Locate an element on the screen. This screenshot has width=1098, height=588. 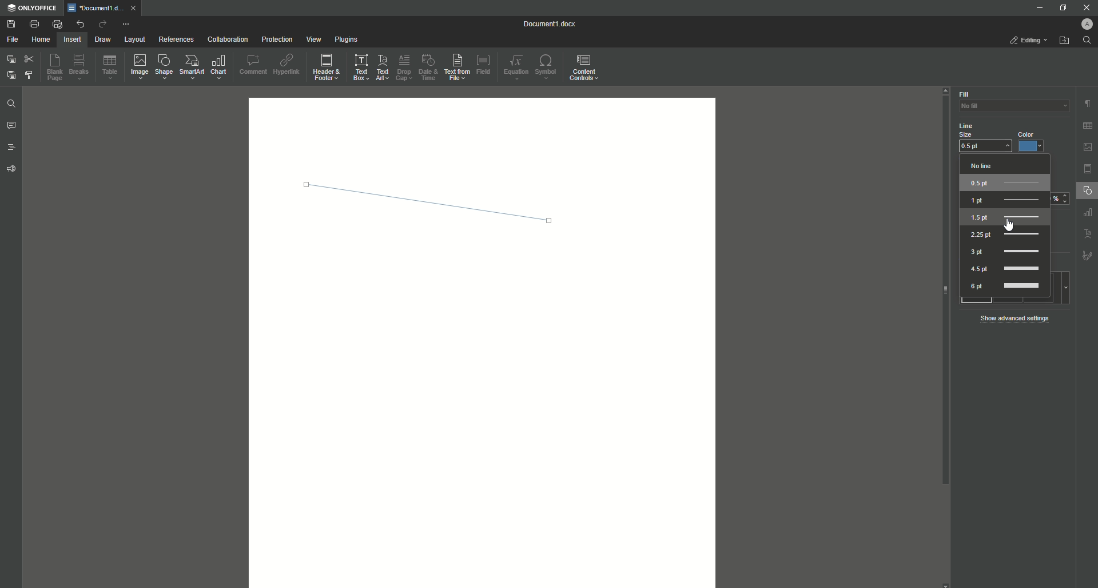
Fill is located at coordinates (964, 94).